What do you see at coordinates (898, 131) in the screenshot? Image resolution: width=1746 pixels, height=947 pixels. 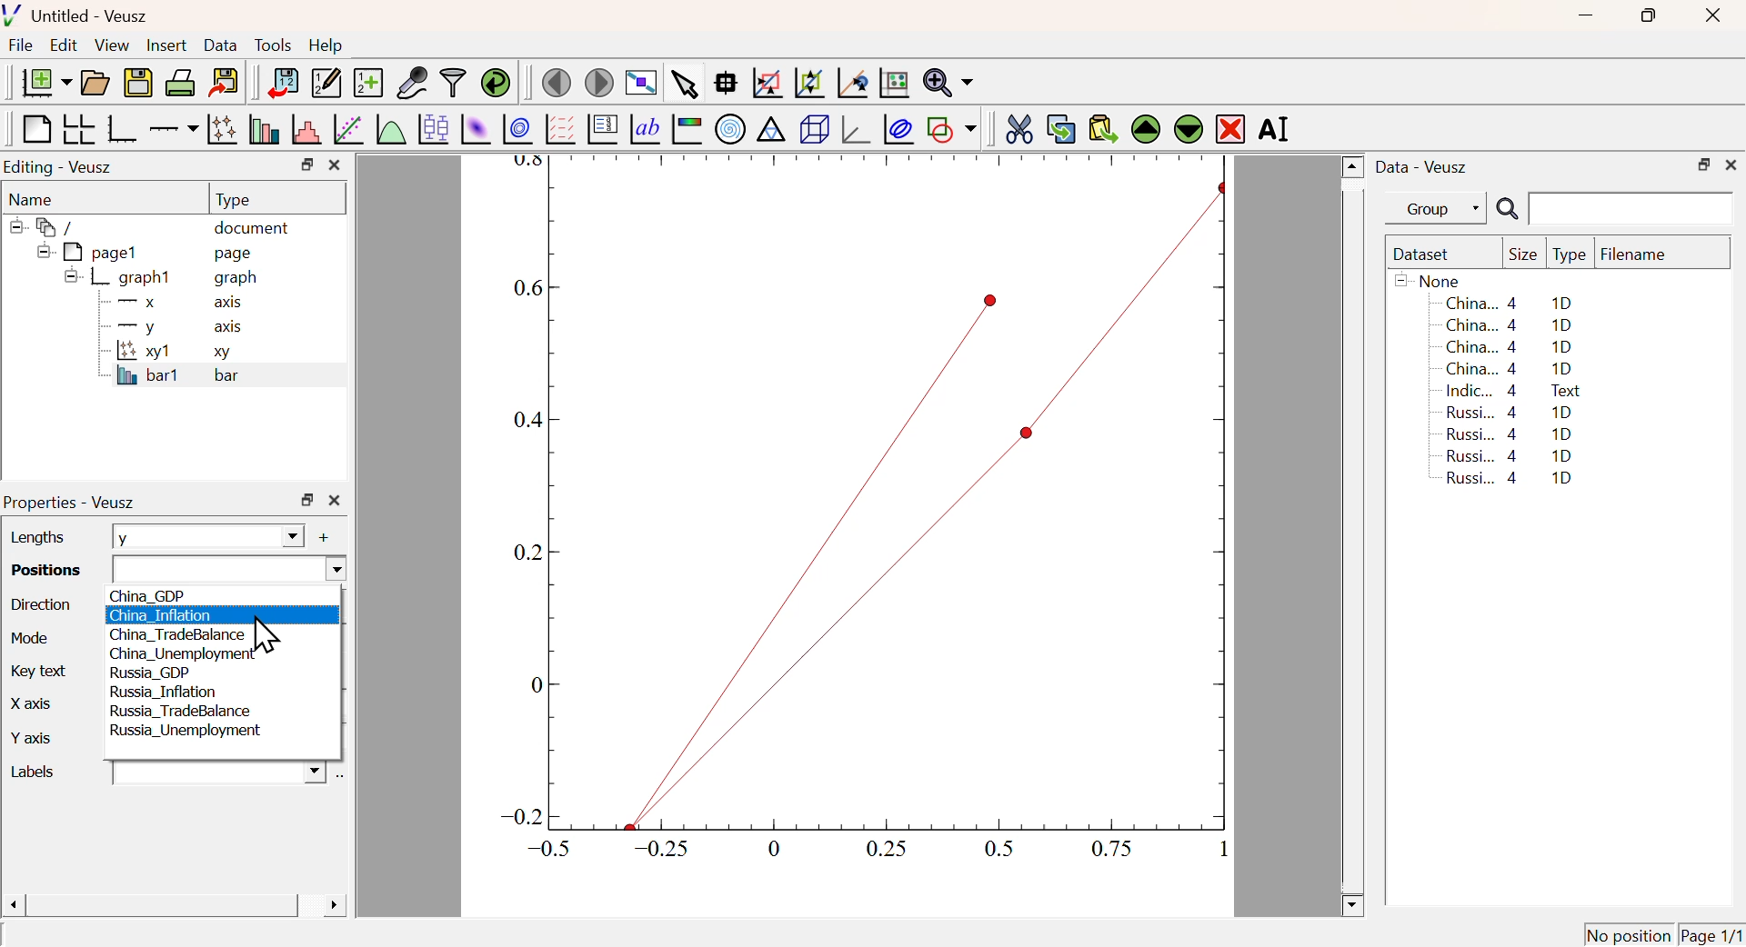 I see `Plot Covariance Ellipses` at bounding box center [898, 131].